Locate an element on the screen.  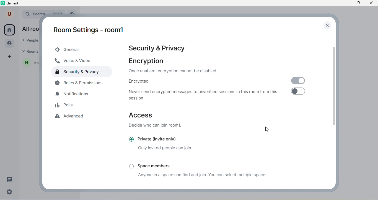
minimize is located at coordinates (346, 4).